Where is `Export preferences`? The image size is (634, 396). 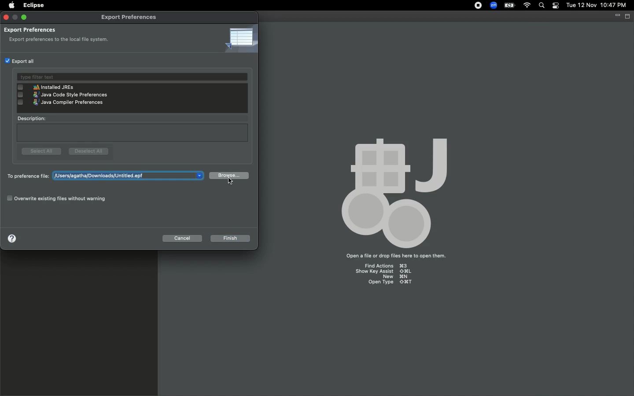 Export preferences is located at coordinates (131, 18).